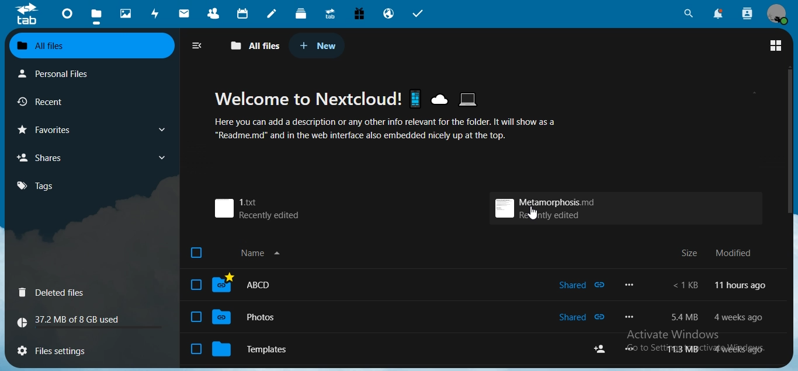  Describe the element at coordinates (155, 15) in the screenshot. I see `activity` at that location.